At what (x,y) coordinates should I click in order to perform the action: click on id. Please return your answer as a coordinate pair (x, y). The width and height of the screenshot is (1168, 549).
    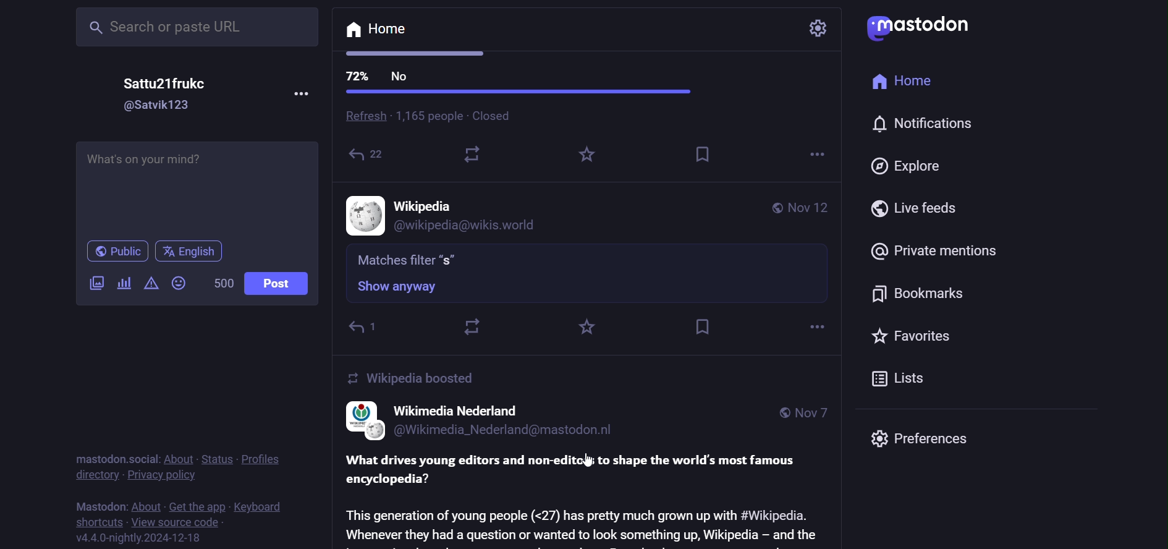
    Looking at the image, I should click on (150, 107).